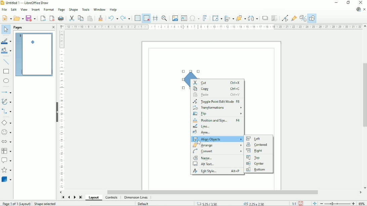 The height and width of the screenshot is (206, 367). I want to click on Shadow, so click(265, 18).